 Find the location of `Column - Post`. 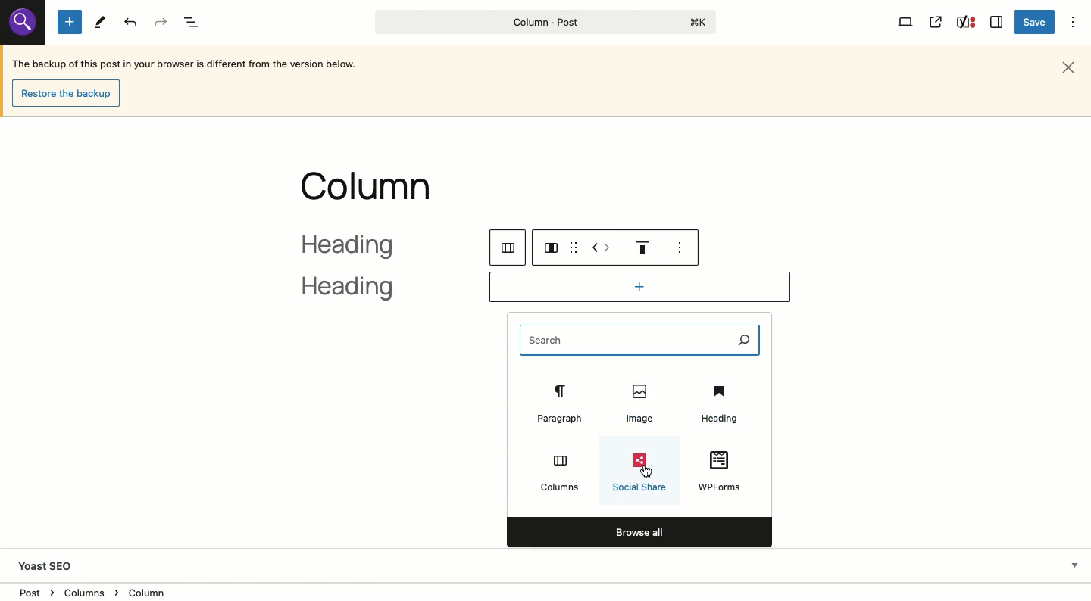

Column - Post is located at coordinates (542, 22).